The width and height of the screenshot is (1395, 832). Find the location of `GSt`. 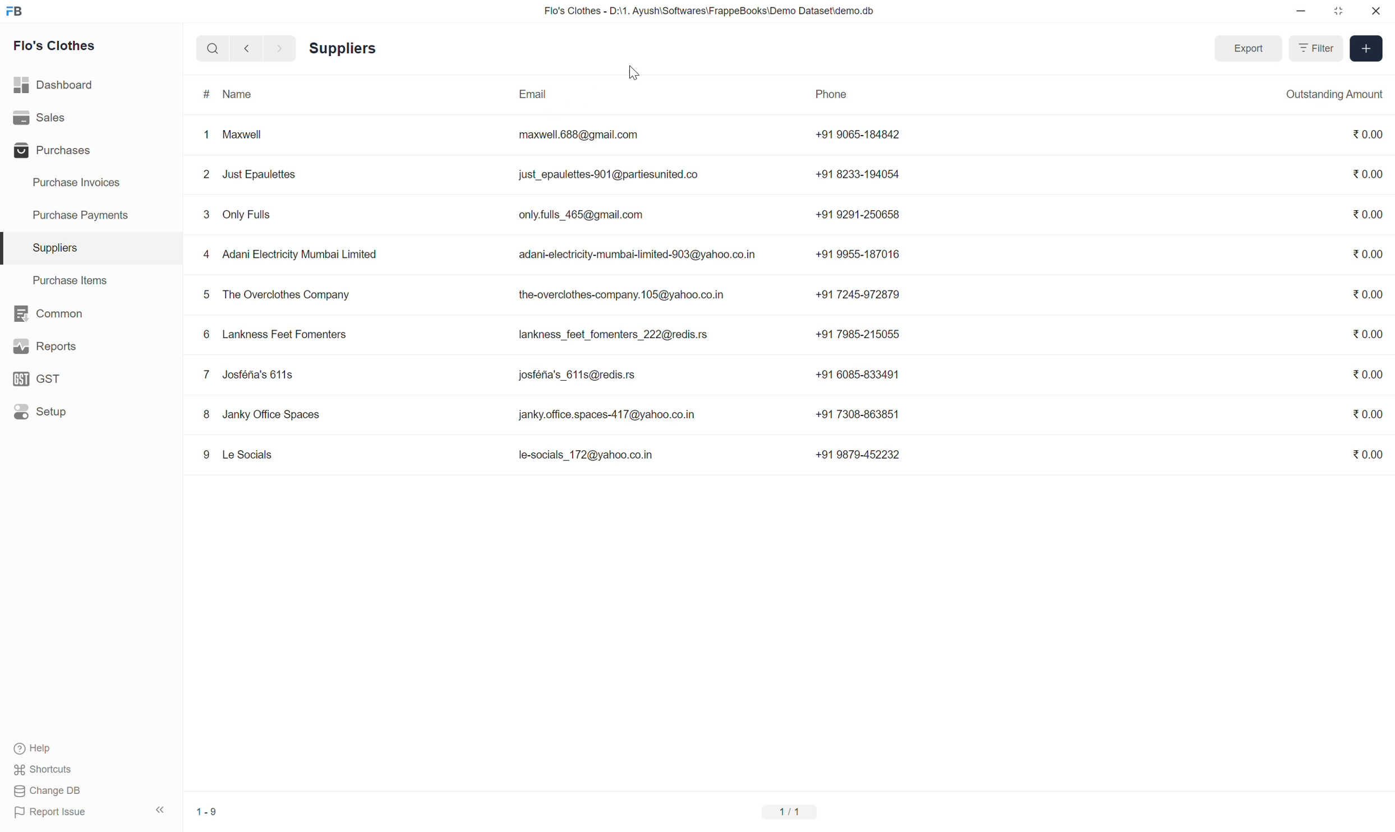

GSt is located at coordinates (39, 380).